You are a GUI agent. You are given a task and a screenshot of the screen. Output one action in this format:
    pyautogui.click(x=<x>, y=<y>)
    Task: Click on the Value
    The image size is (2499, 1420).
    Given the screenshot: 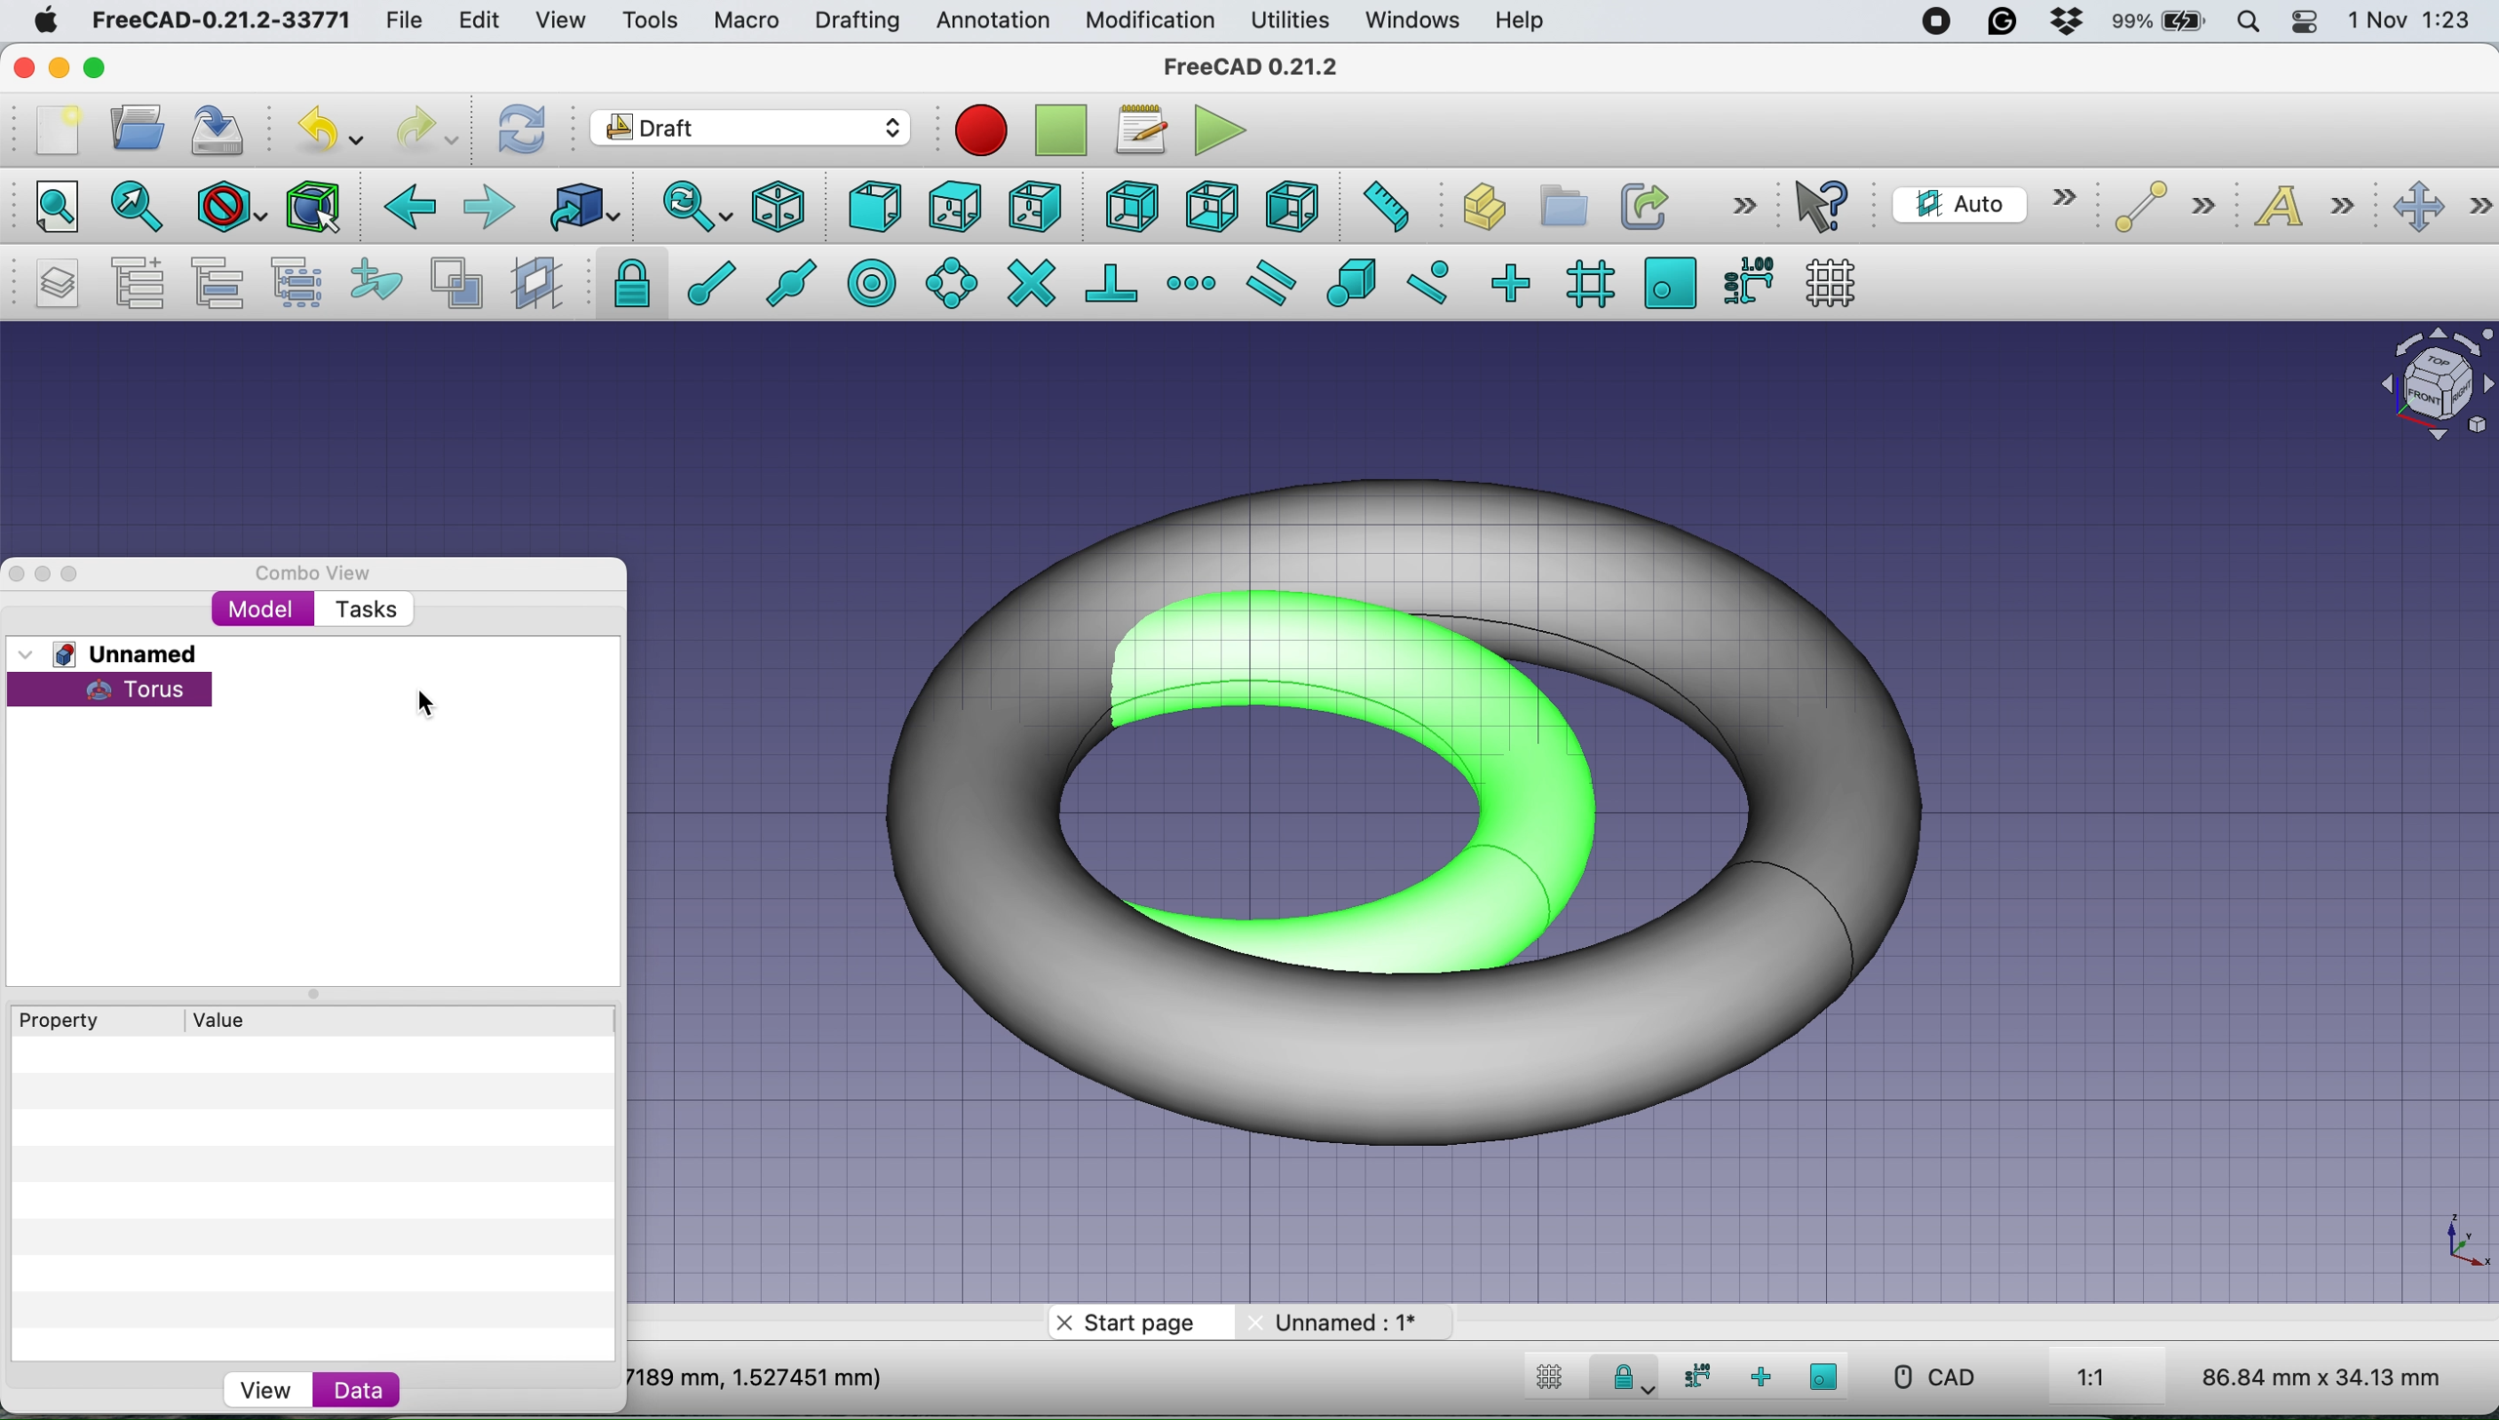 What is the action you would take?
    pyautogui.click(x=246, y=1016)
    